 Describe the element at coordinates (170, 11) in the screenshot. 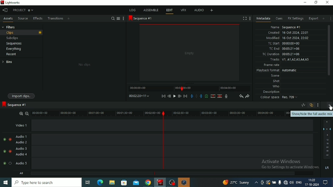

I see `EDIT` at that location.